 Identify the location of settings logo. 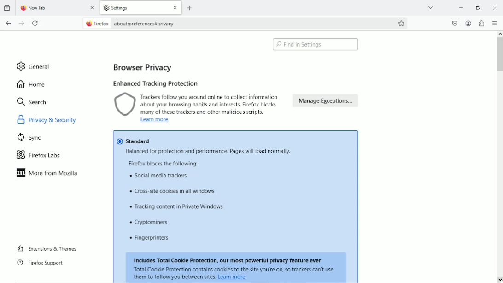
(106, 7).